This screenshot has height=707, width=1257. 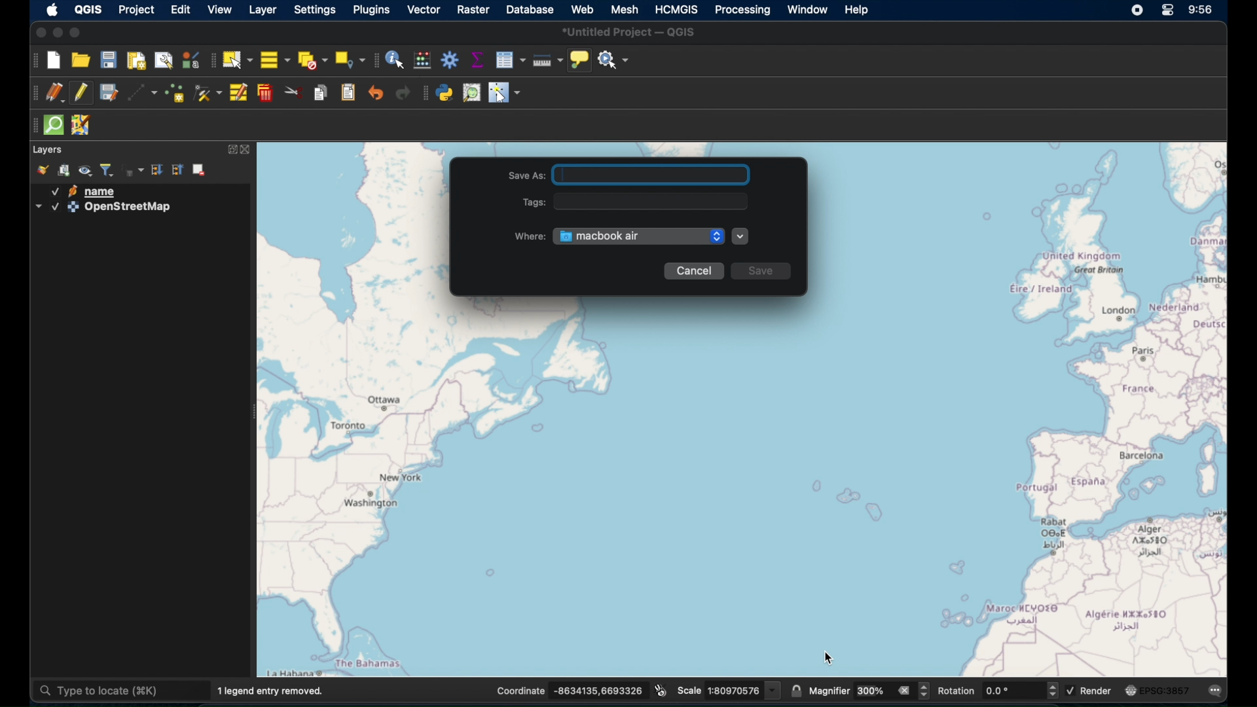 What do you see at coordinates (639, 202) in the screenshot?
I see `Tags` at bounding box center [639, 202].